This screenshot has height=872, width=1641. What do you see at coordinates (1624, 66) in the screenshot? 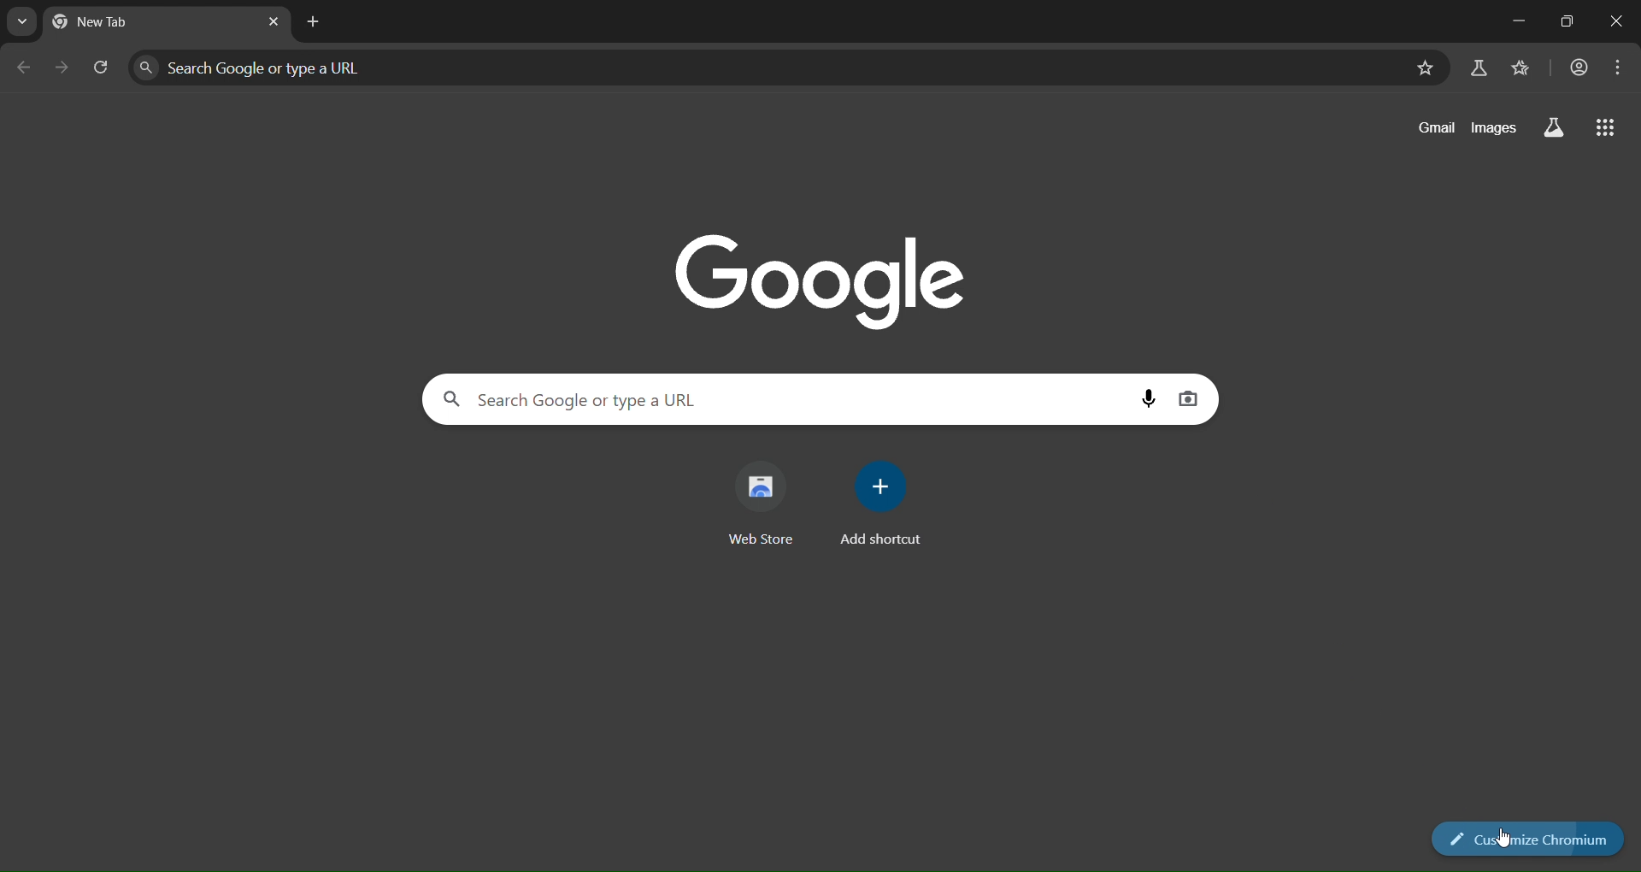
I see `menu` at bounding box center [1624, 66].